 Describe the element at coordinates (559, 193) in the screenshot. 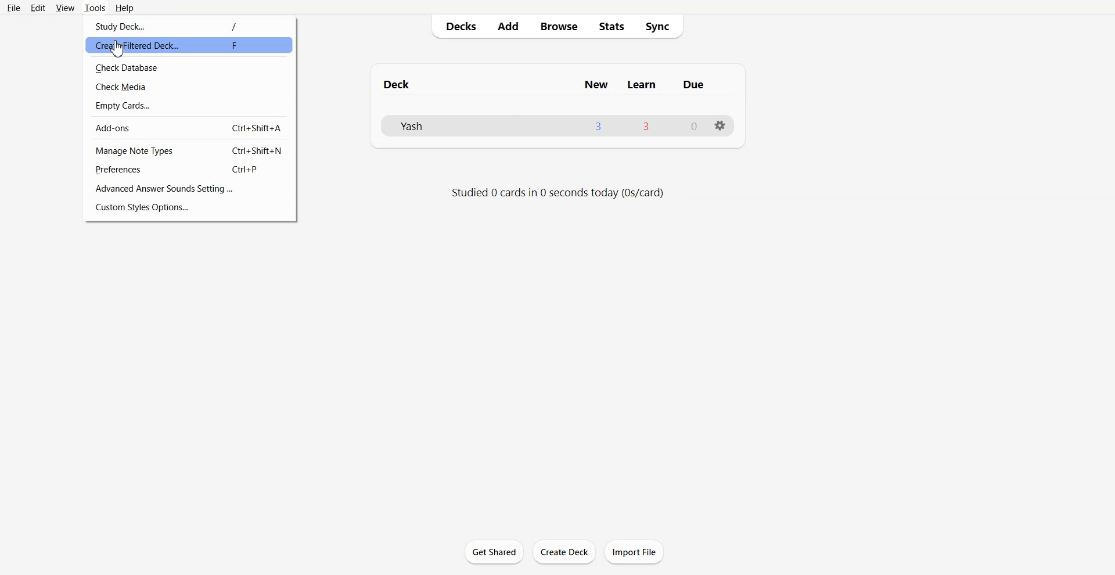

I see `Text 2` at that location.